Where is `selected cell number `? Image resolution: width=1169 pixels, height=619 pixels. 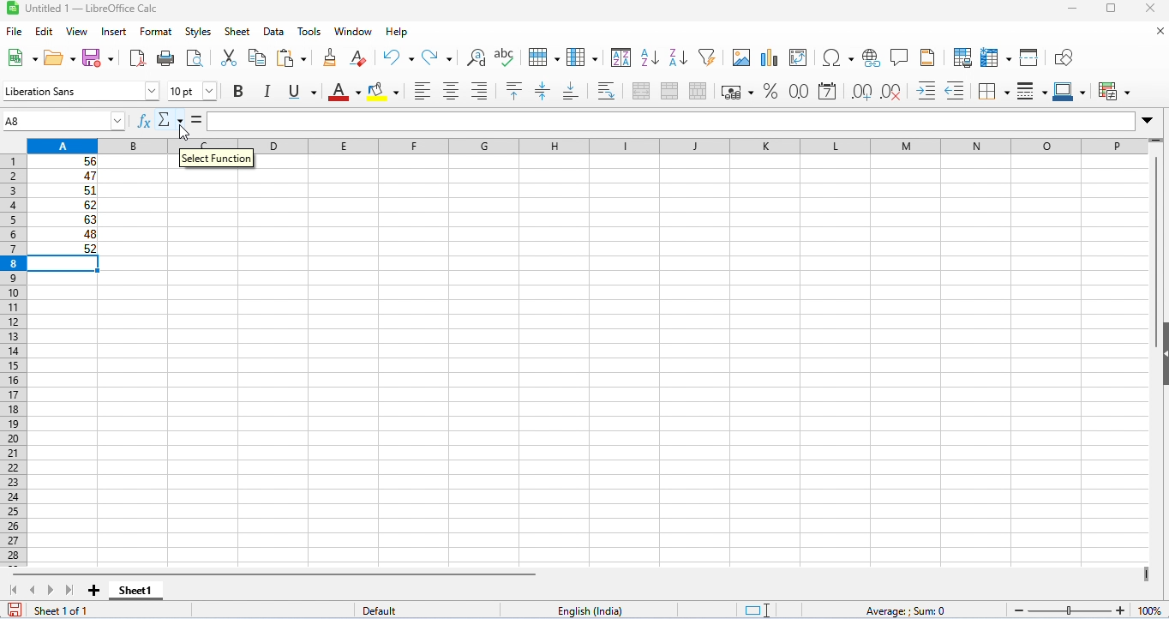 selected cell number  is located at coordinates (51, 121).